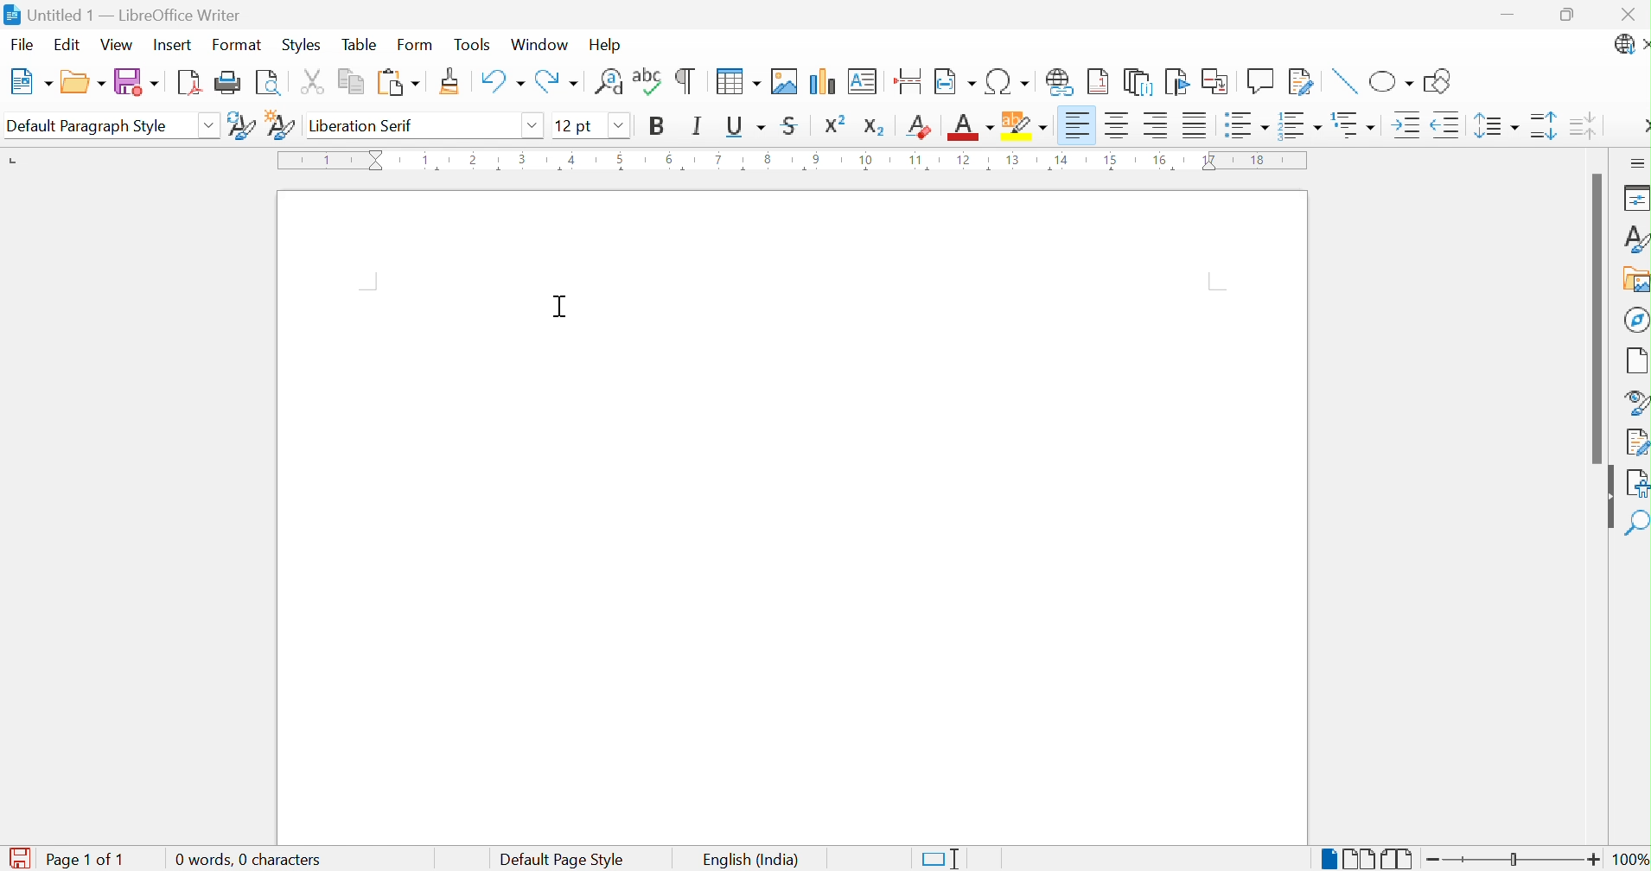 The width and height of the screenshot is (1651, 871). Describe the element at coordinates (1630, 859) in the screenshot. I see `100%` at that location.